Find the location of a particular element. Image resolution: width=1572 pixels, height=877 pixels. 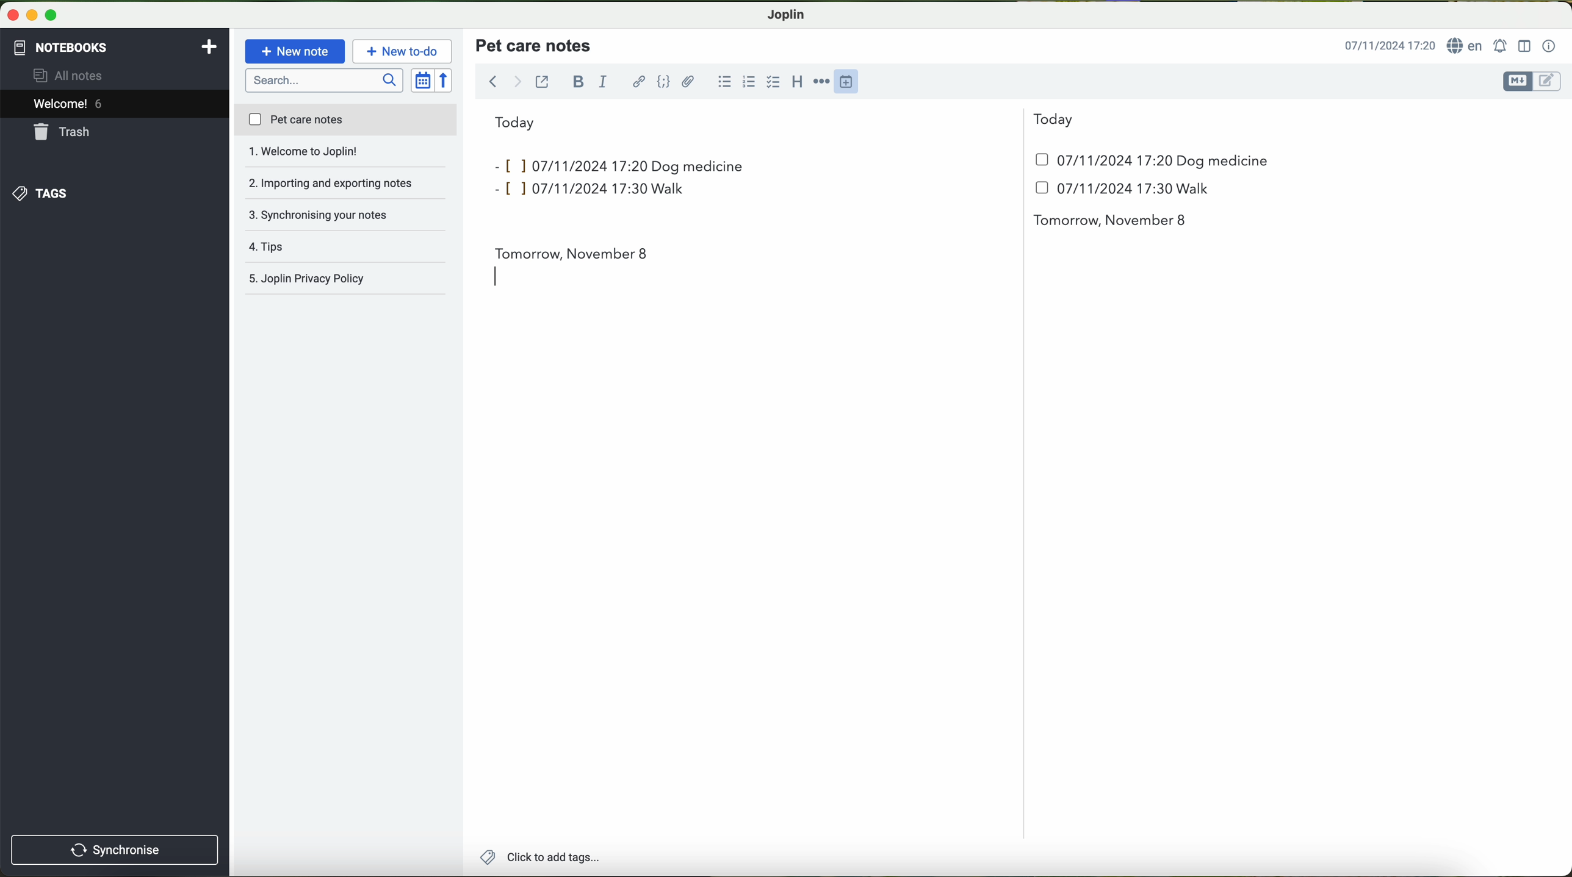

hyperlink is located at coordinates (640, 83).